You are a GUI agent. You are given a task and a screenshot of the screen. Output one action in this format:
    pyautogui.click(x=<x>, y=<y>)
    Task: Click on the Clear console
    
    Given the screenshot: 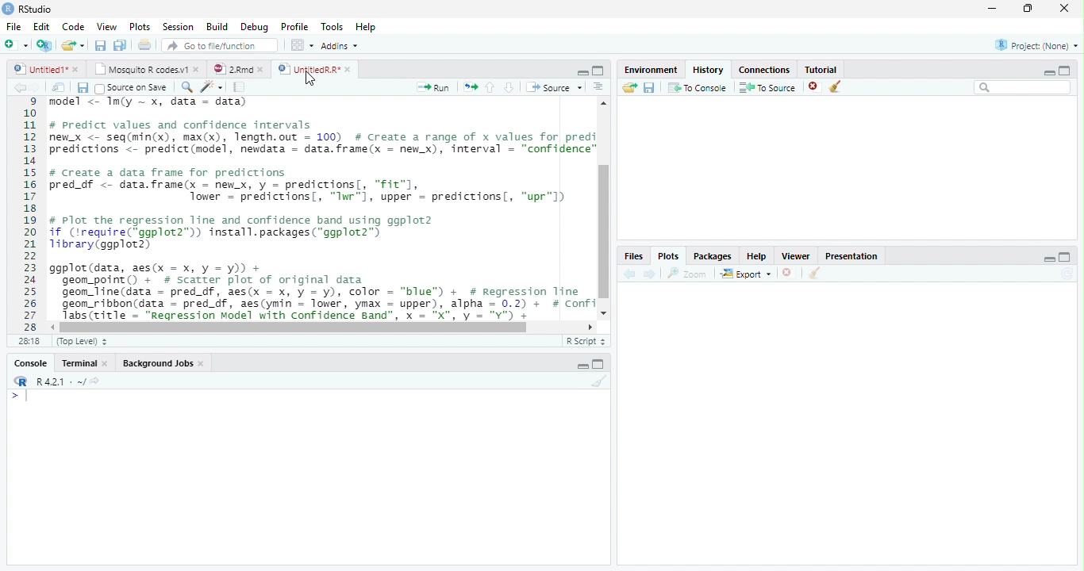 What is the action you would take?
    pyautogui.click(x=600, y=381)
    